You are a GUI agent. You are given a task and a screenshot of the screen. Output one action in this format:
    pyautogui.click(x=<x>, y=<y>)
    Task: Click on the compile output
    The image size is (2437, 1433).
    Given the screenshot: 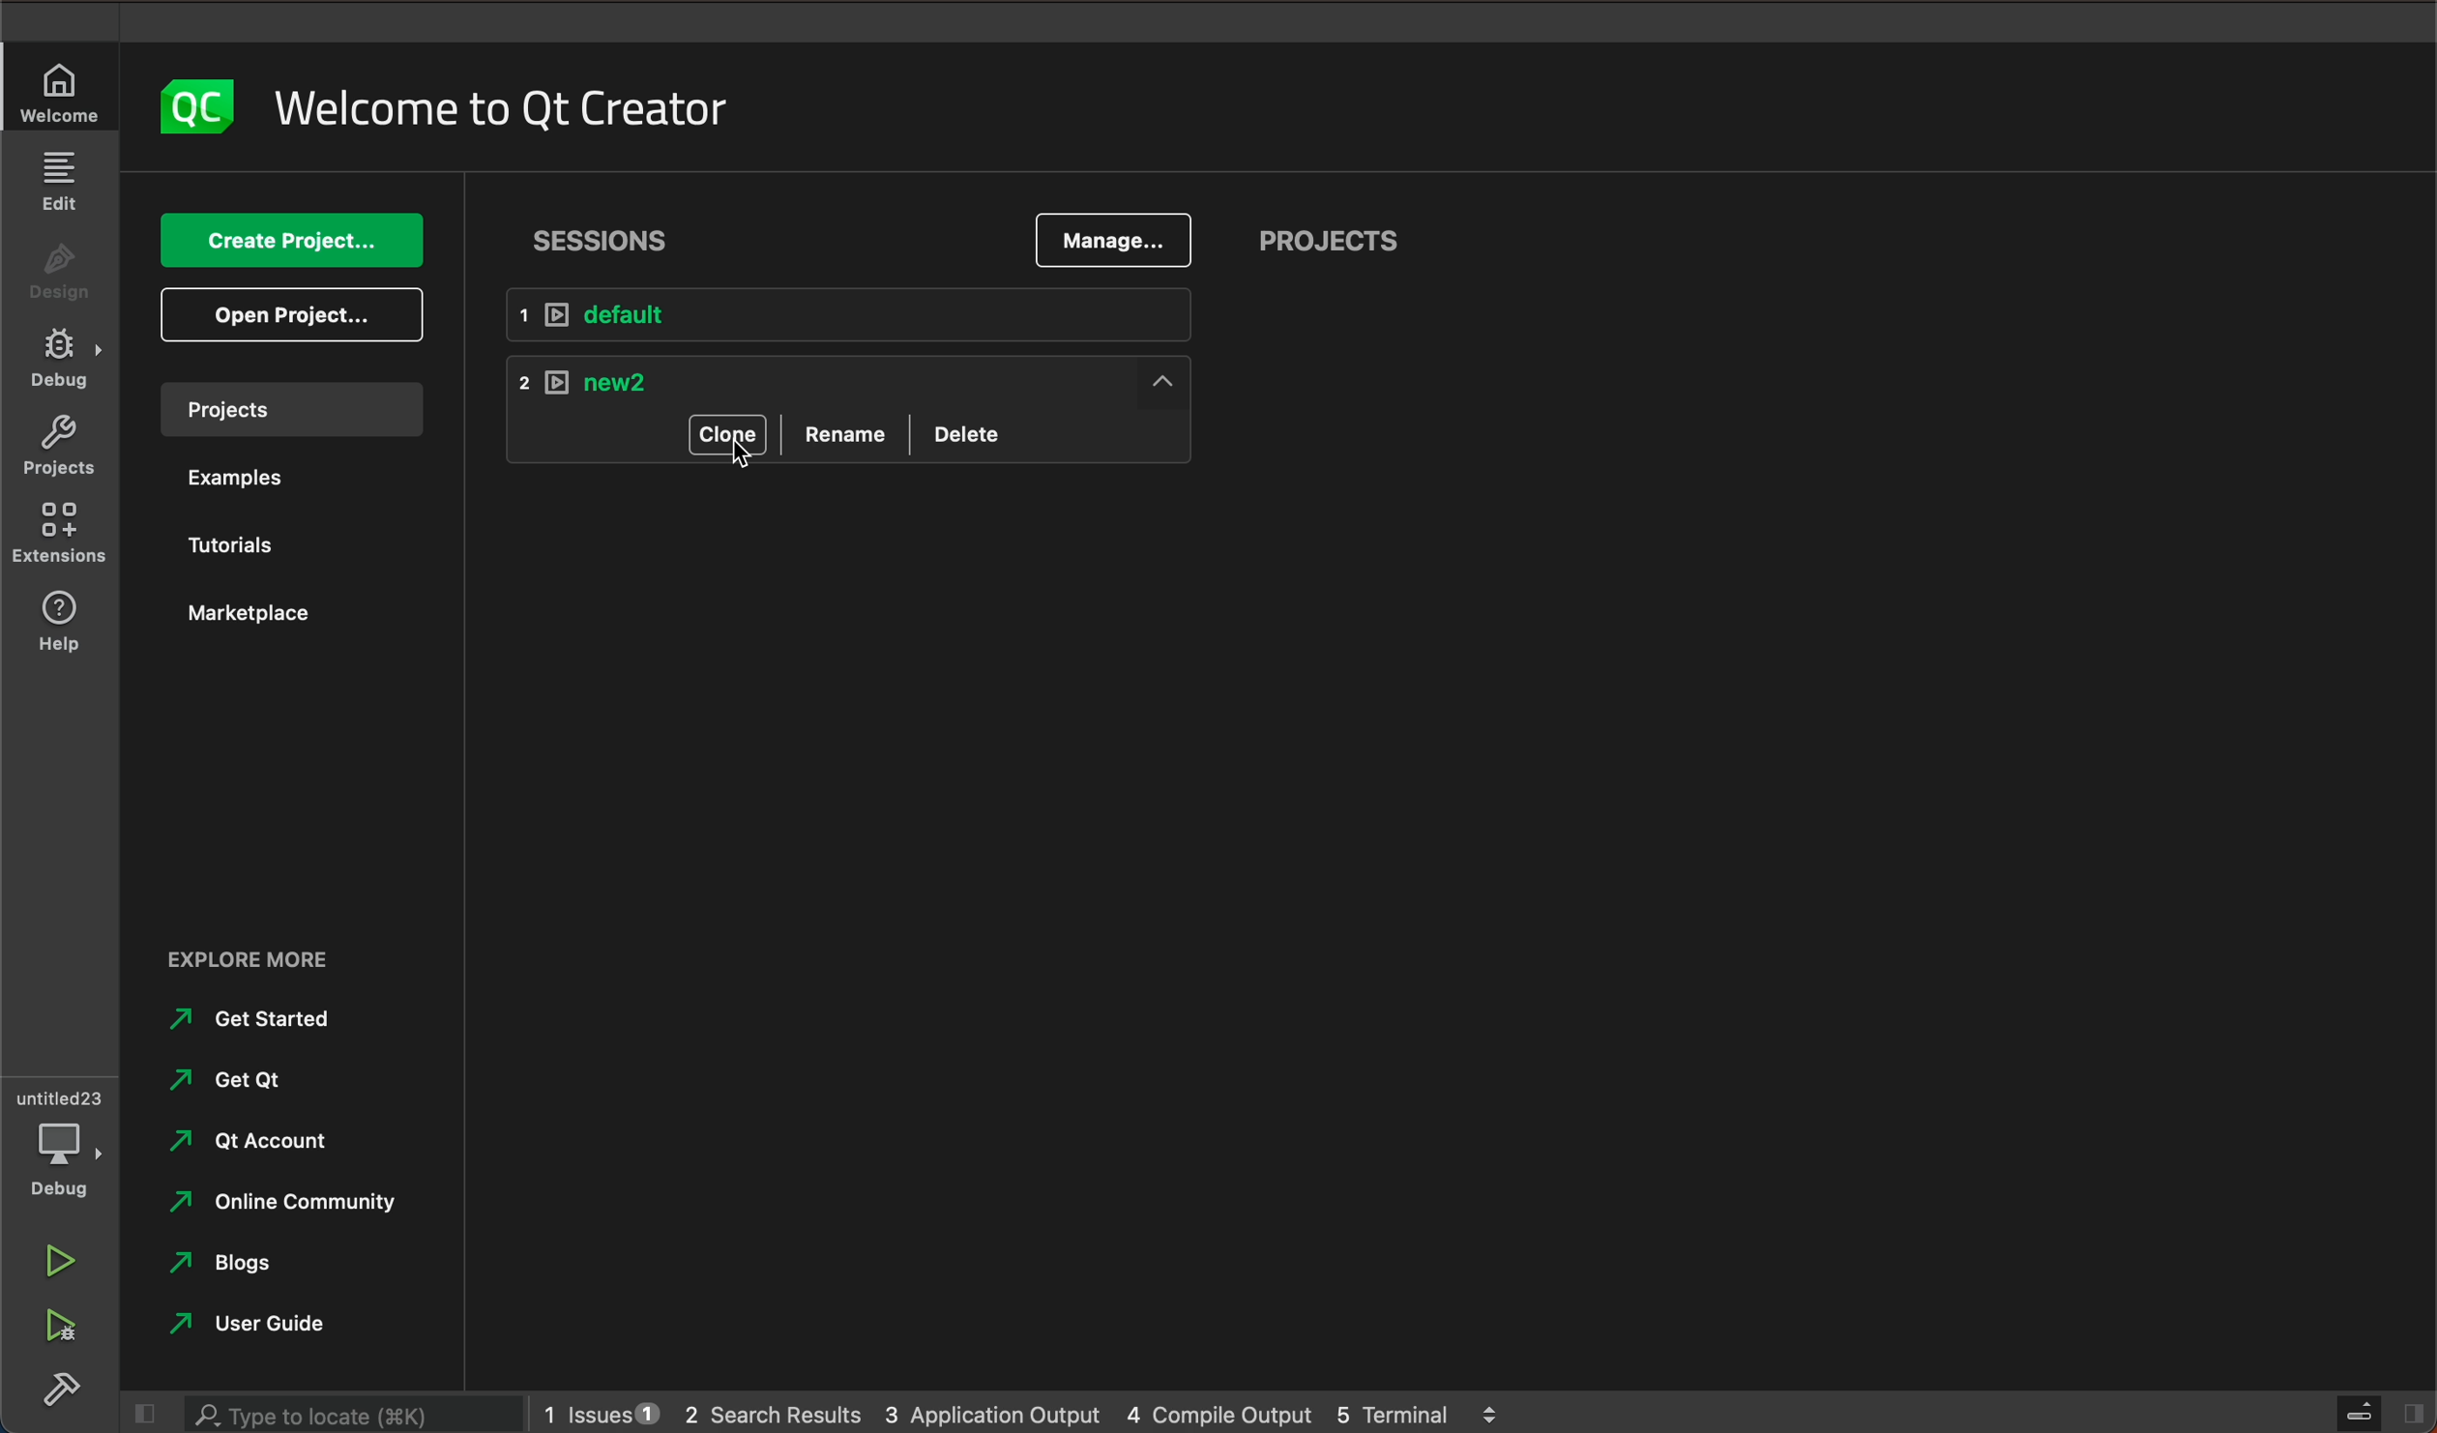 What is the action you would take?
    pyautogui.click(x=1214, y=1412)
    